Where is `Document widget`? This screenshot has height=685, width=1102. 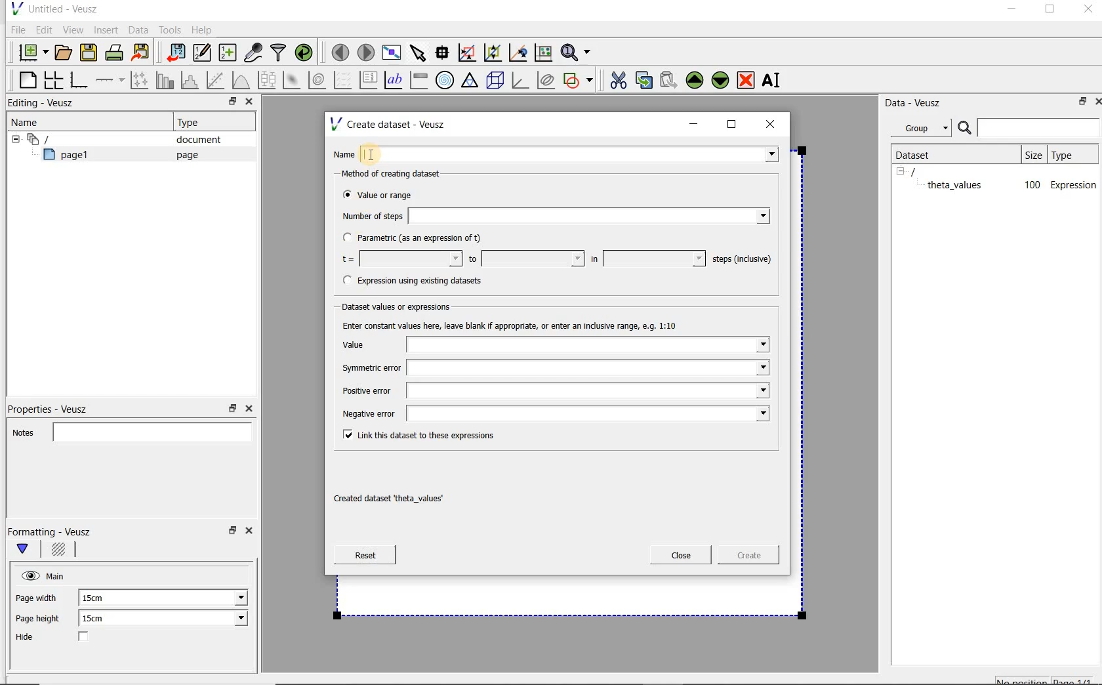
Document widget is located at coordinates (62, 139).